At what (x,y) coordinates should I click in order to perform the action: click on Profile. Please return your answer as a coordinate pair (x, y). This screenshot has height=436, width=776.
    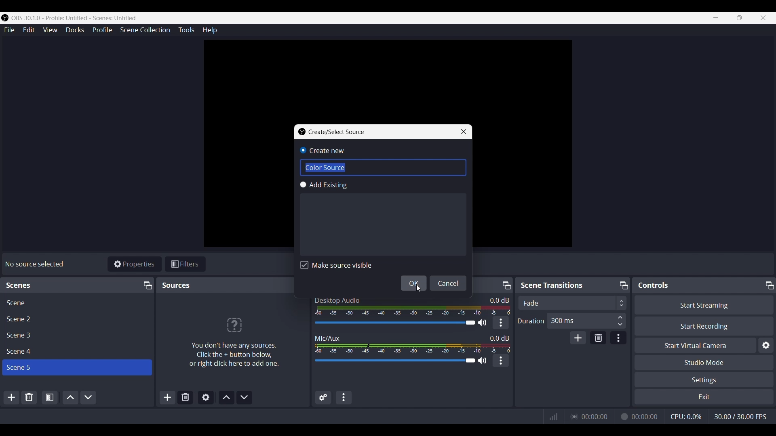
    Looking at the image, I should click on (103, 30).